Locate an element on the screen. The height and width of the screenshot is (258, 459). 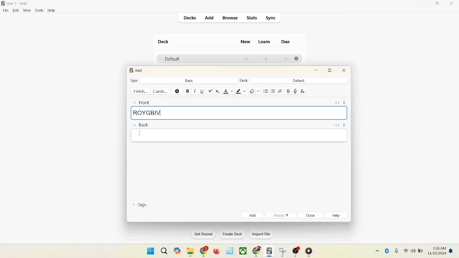
add is located at coordinates (252, 215).